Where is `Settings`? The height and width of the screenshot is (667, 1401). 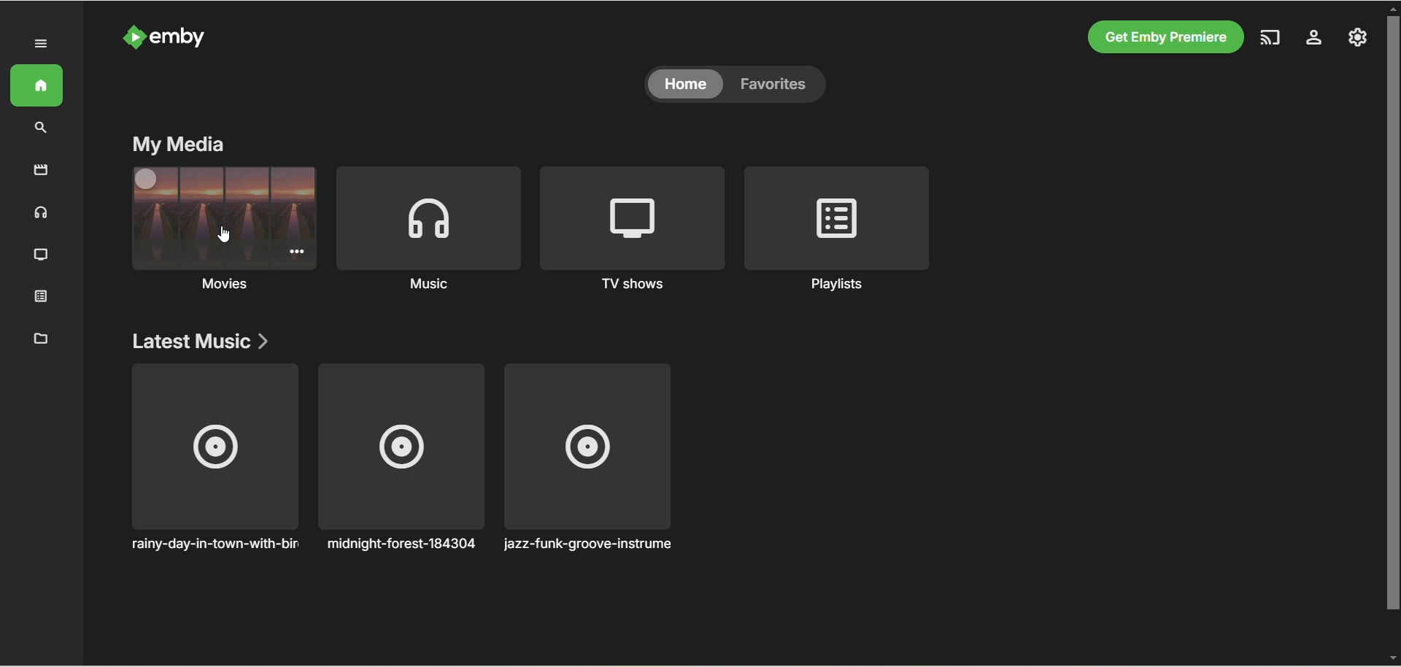 Settings is located at coordinates (297, 251).